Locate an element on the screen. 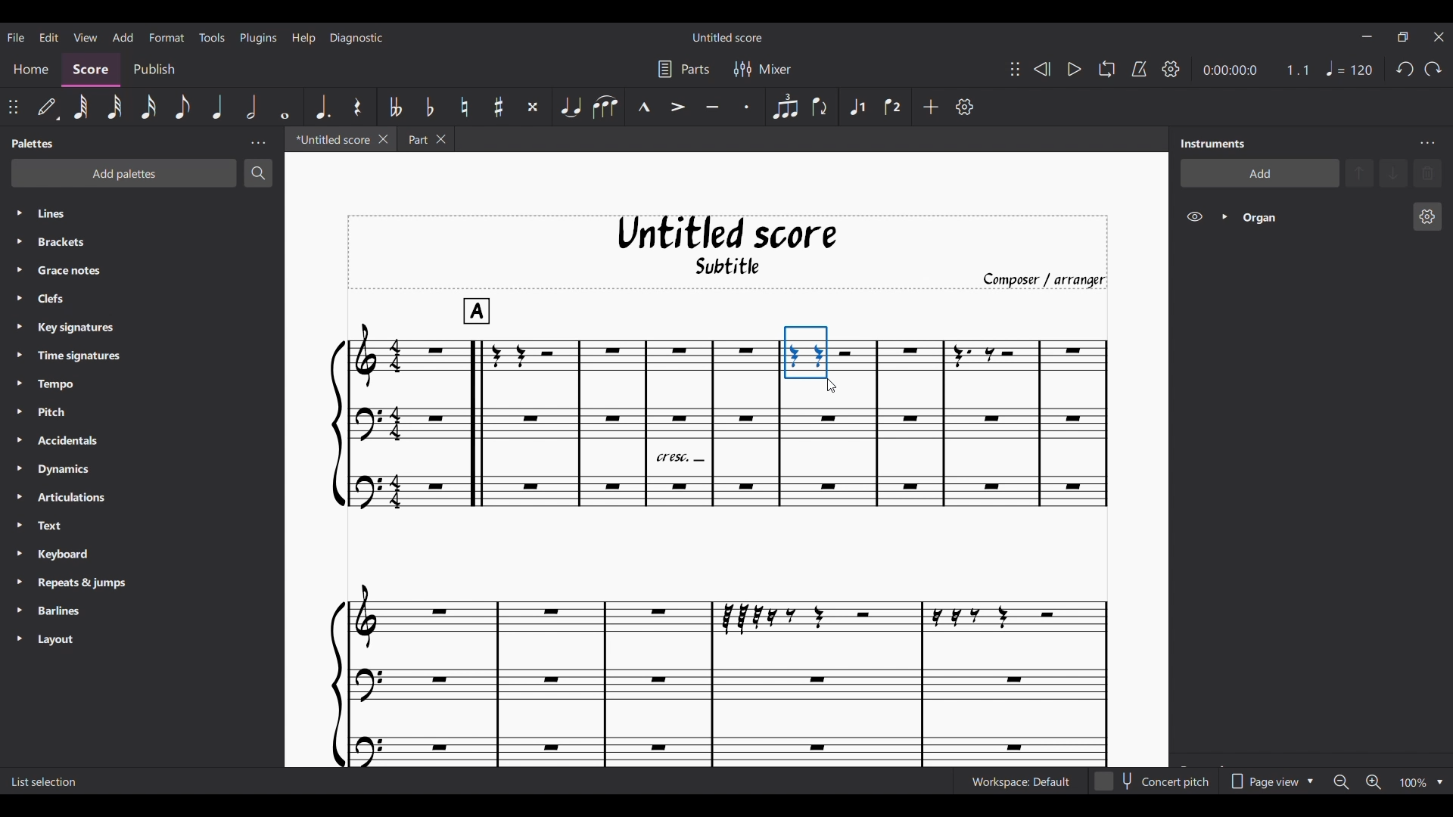 The width and height of the screenshot is (1453, 817). Toggle double flat is located at coordinates (396, 107).